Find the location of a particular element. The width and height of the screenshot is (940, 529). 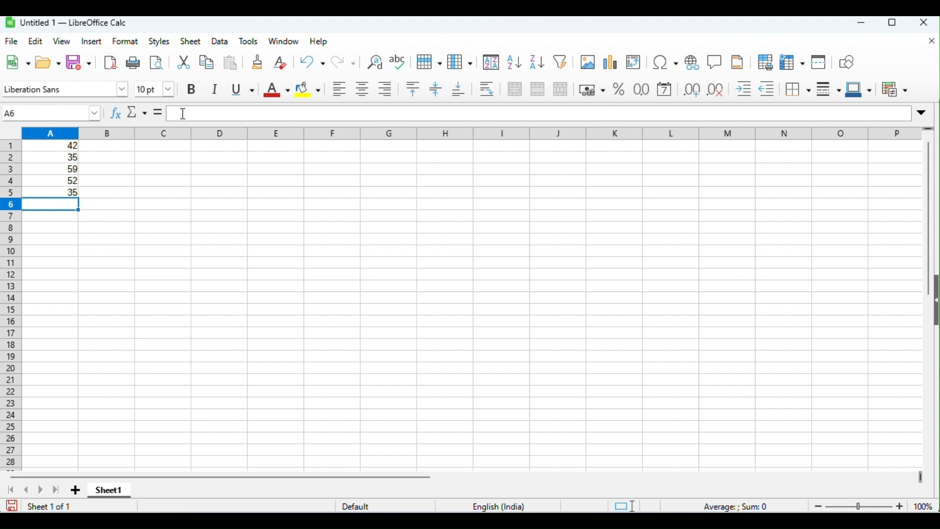

last sheet is located at coordinates (57, 491).